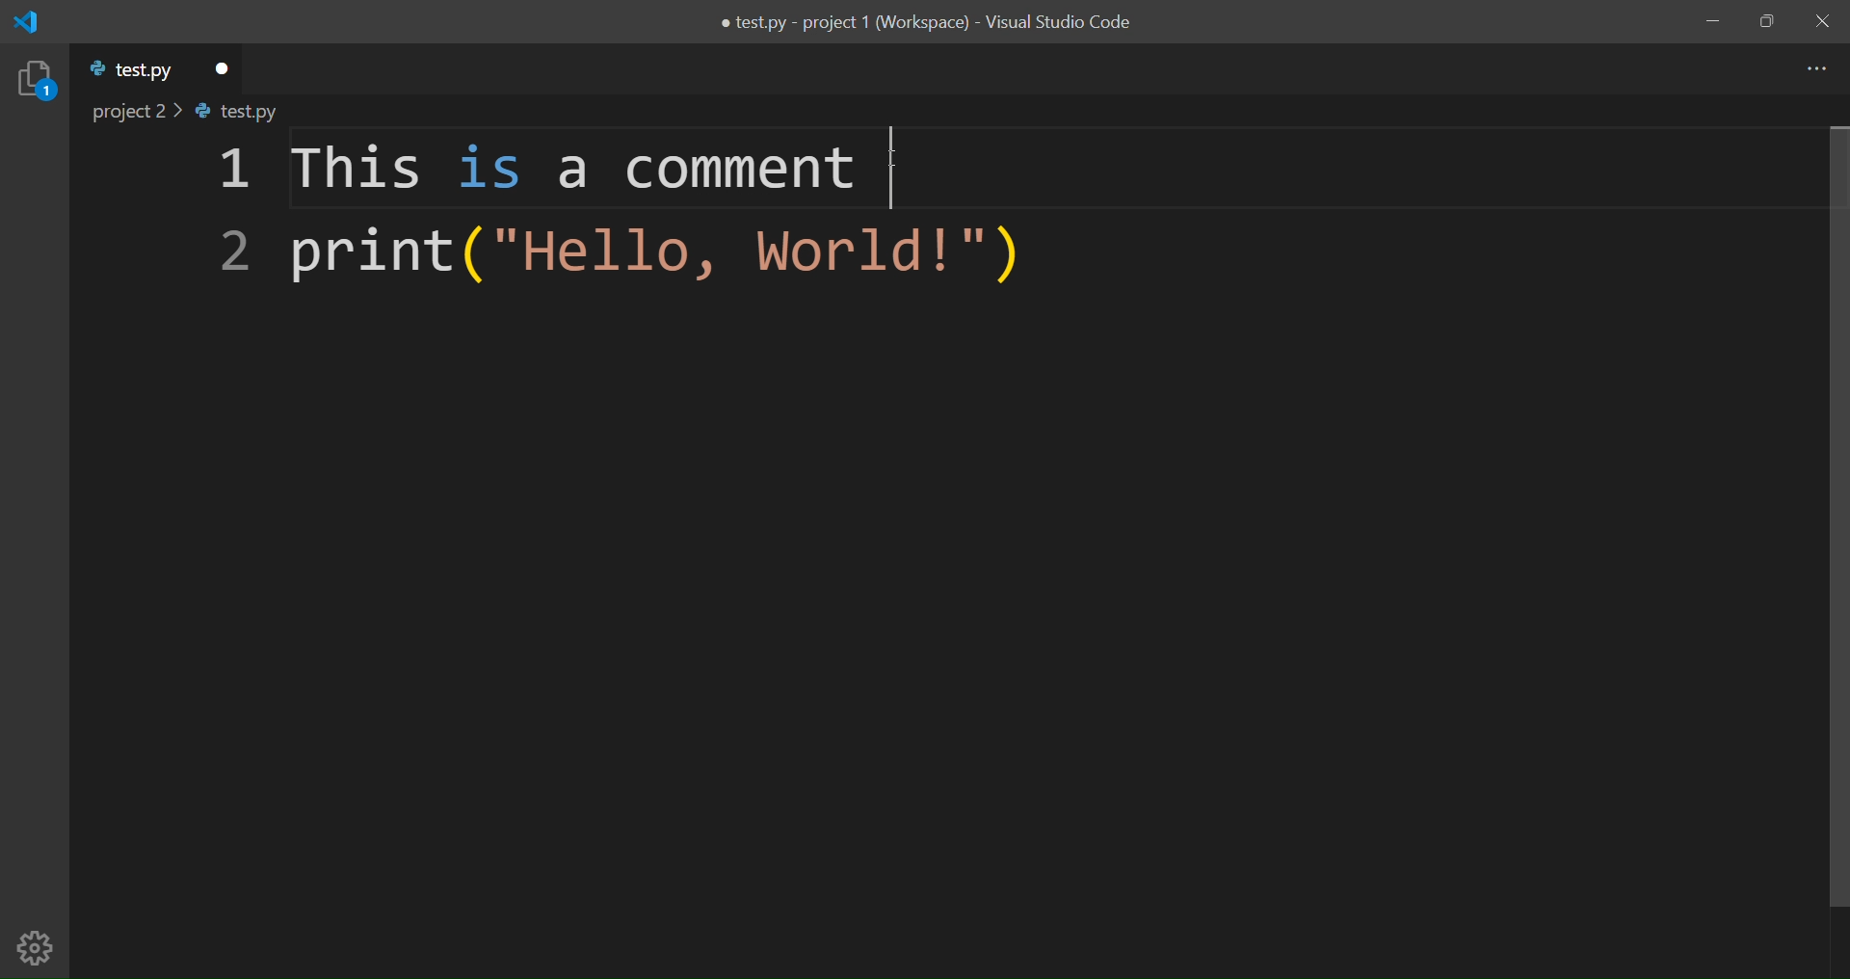  I want to click on close file, so click(221, 65).